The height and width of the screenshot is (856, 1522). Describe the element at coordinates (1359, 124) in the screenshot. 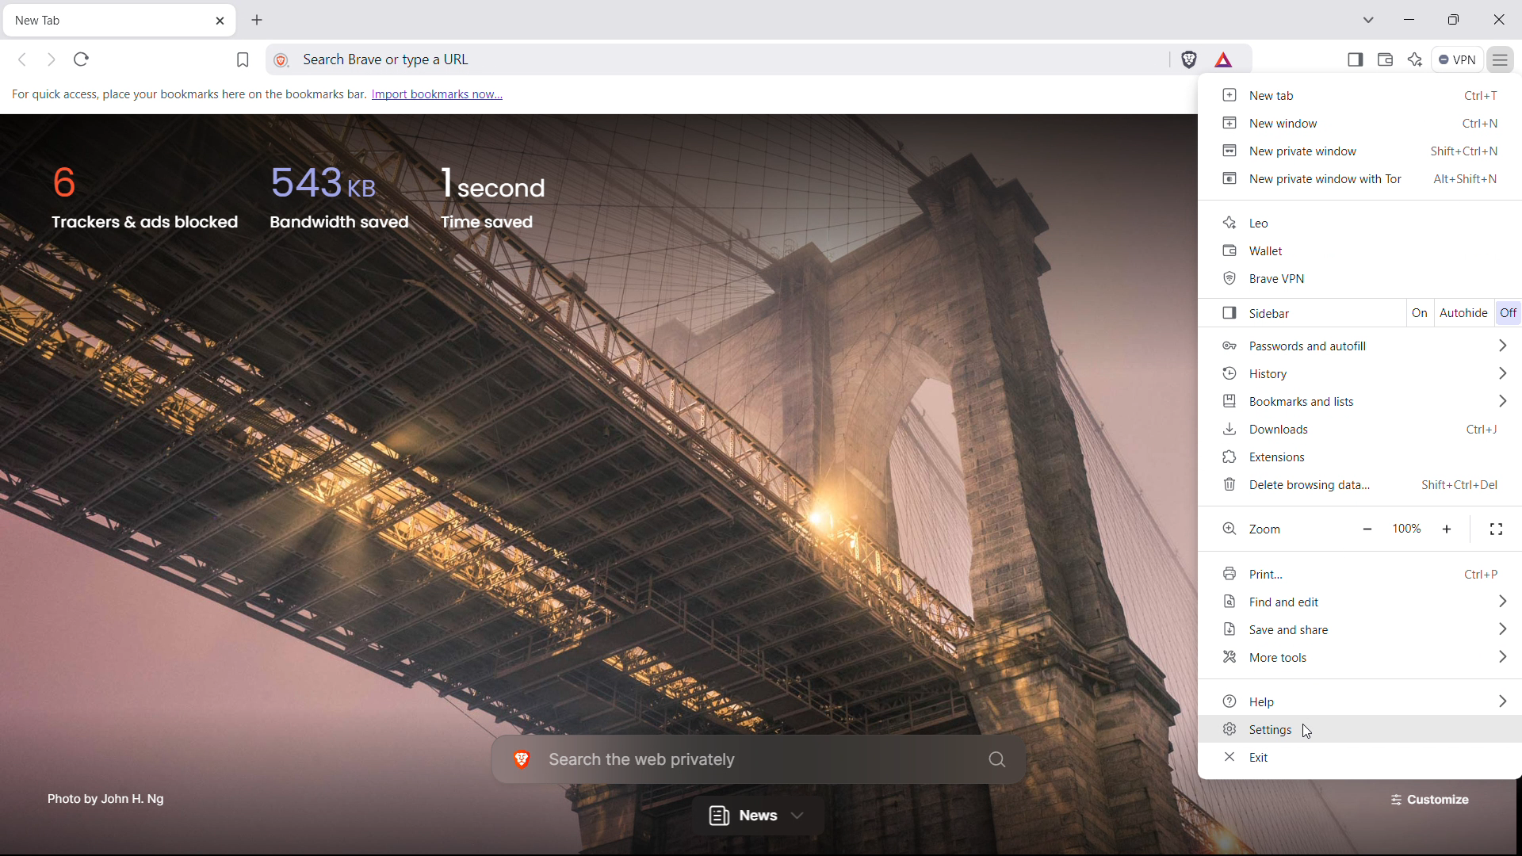

I see `new window` at that location.